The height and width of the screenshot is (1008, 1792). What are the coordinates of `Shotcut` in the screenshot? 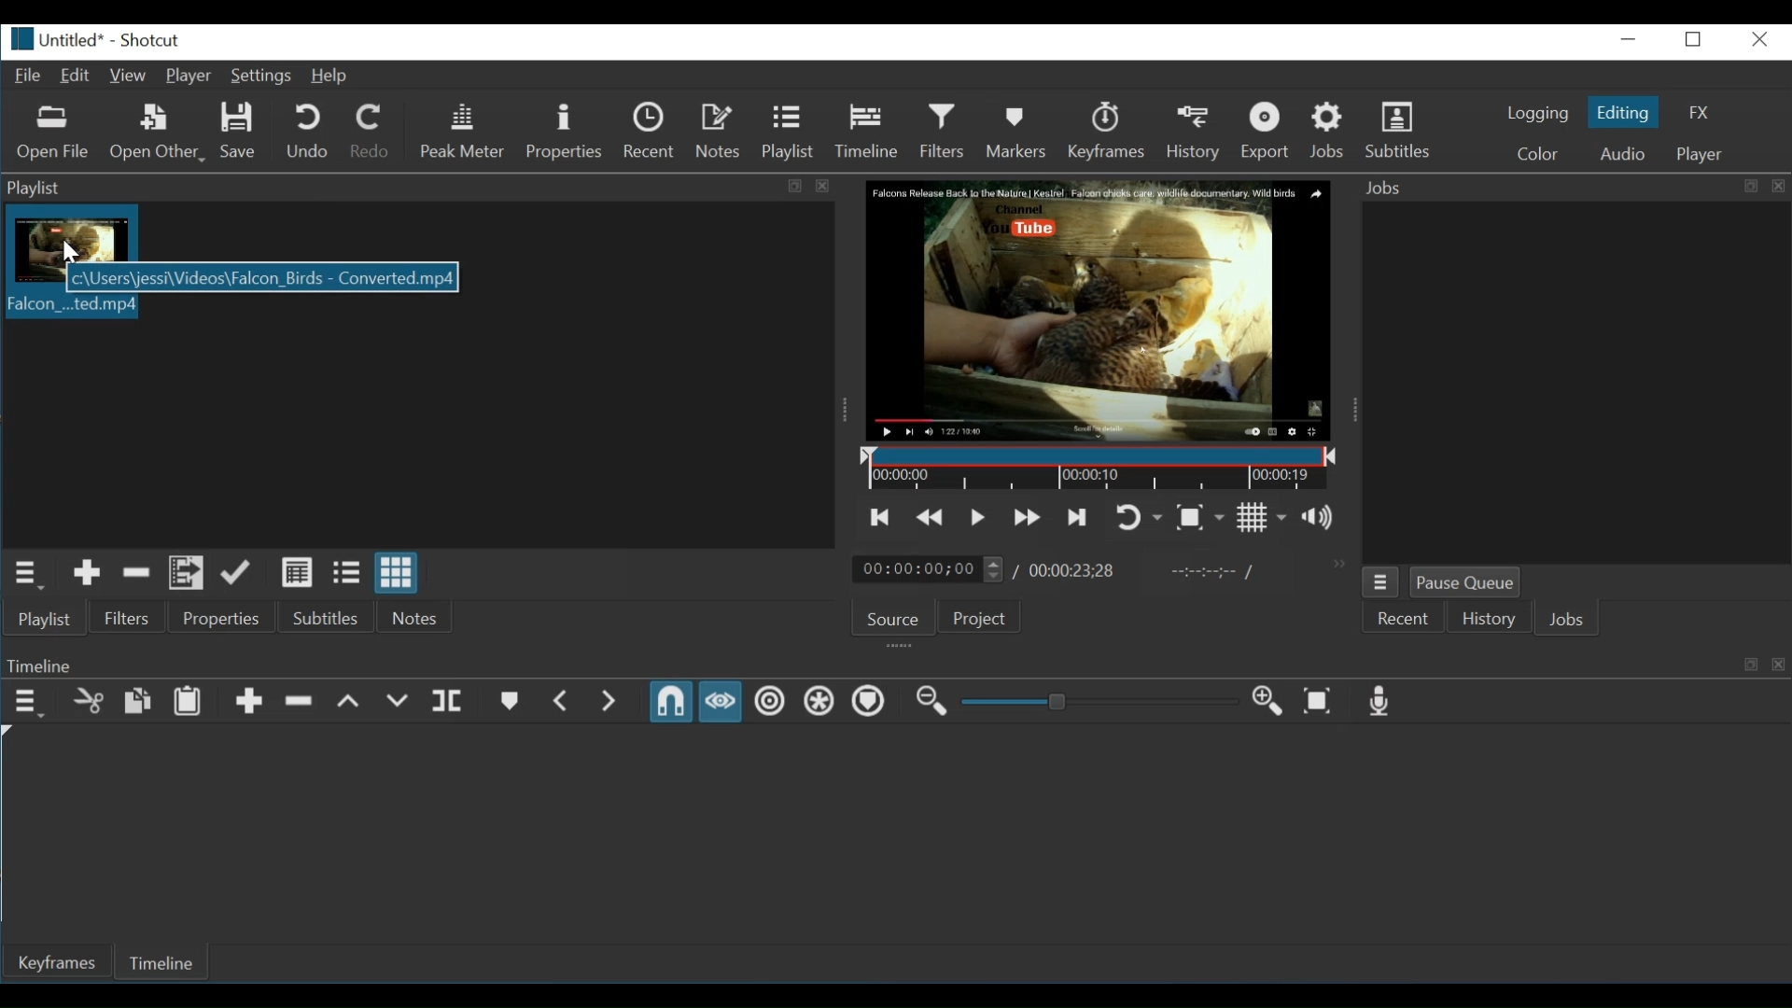 It's located at (149, 41).